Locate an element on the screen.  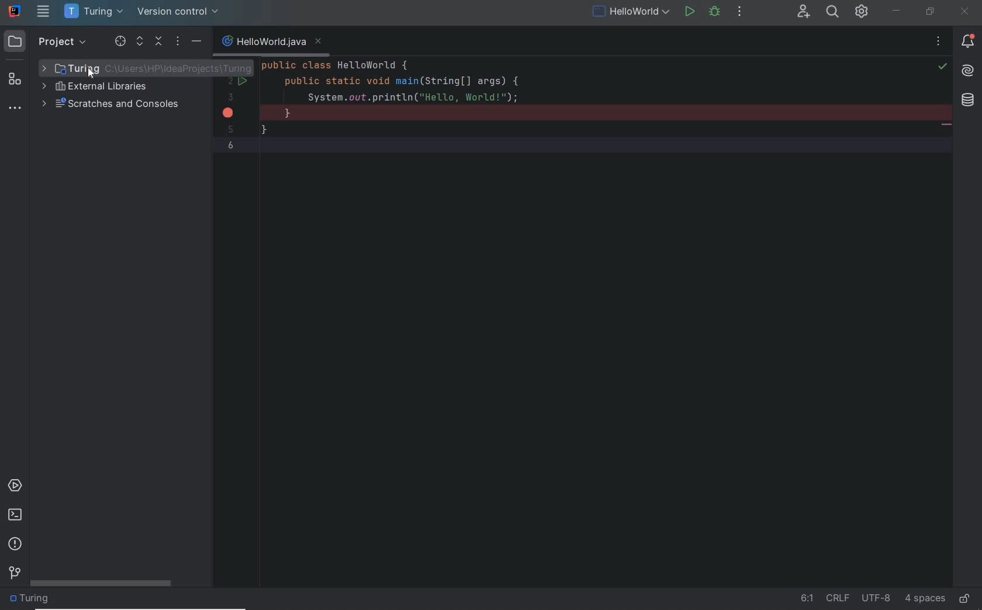
search everywhere is located at coordinates (833, 13).